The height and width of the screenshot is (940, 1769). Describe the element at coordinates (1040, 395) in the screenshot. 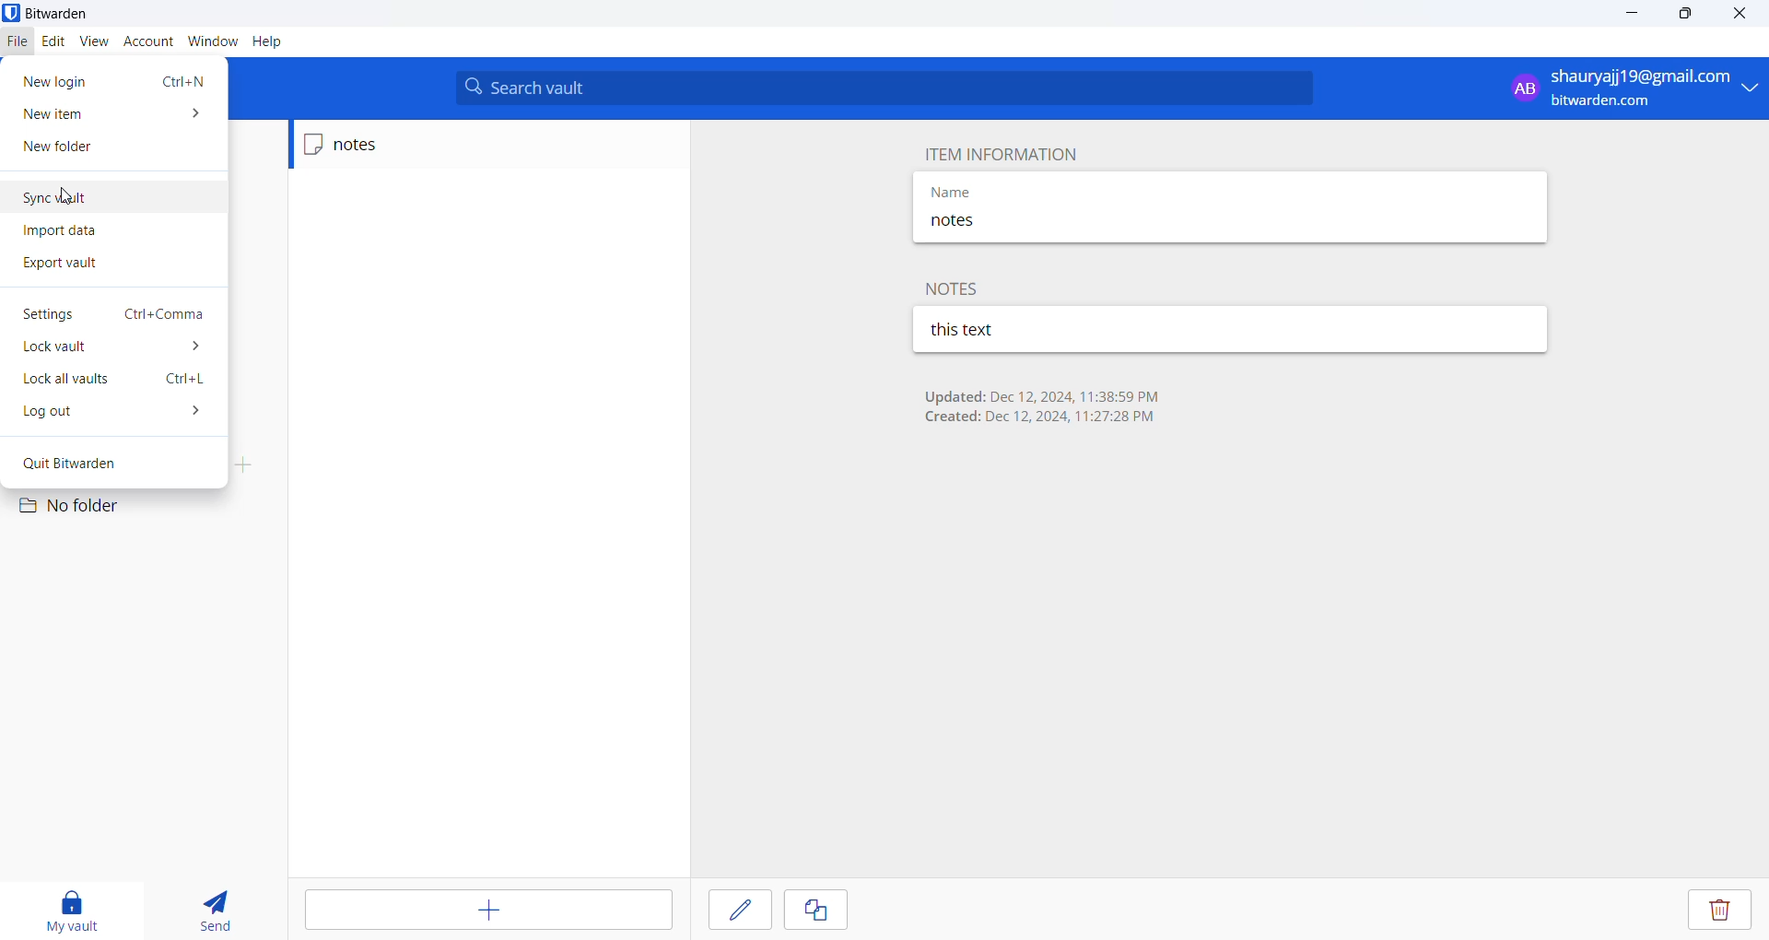

I see `updated: Dec 12, 2024 11:38:59 PM` at that location.